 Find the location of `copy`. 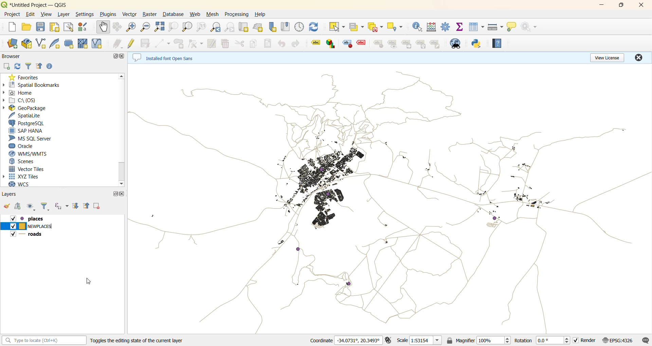

copy is located at coordinates (254, 43).